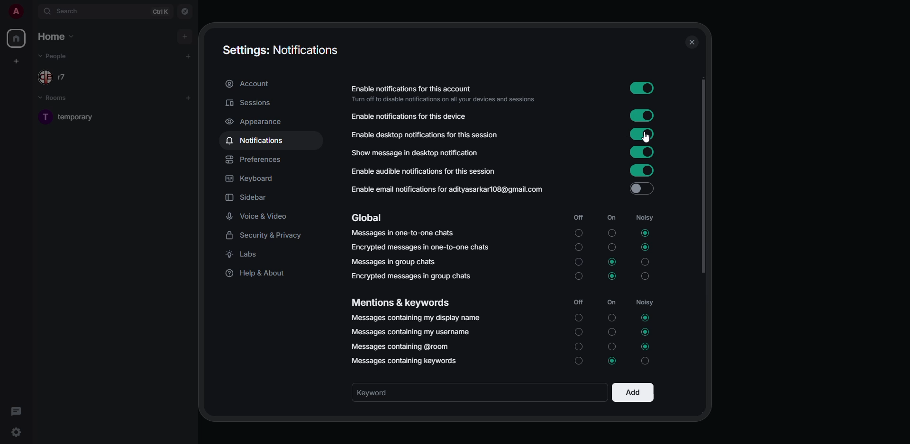  I want to click on room, so click(80, 116).